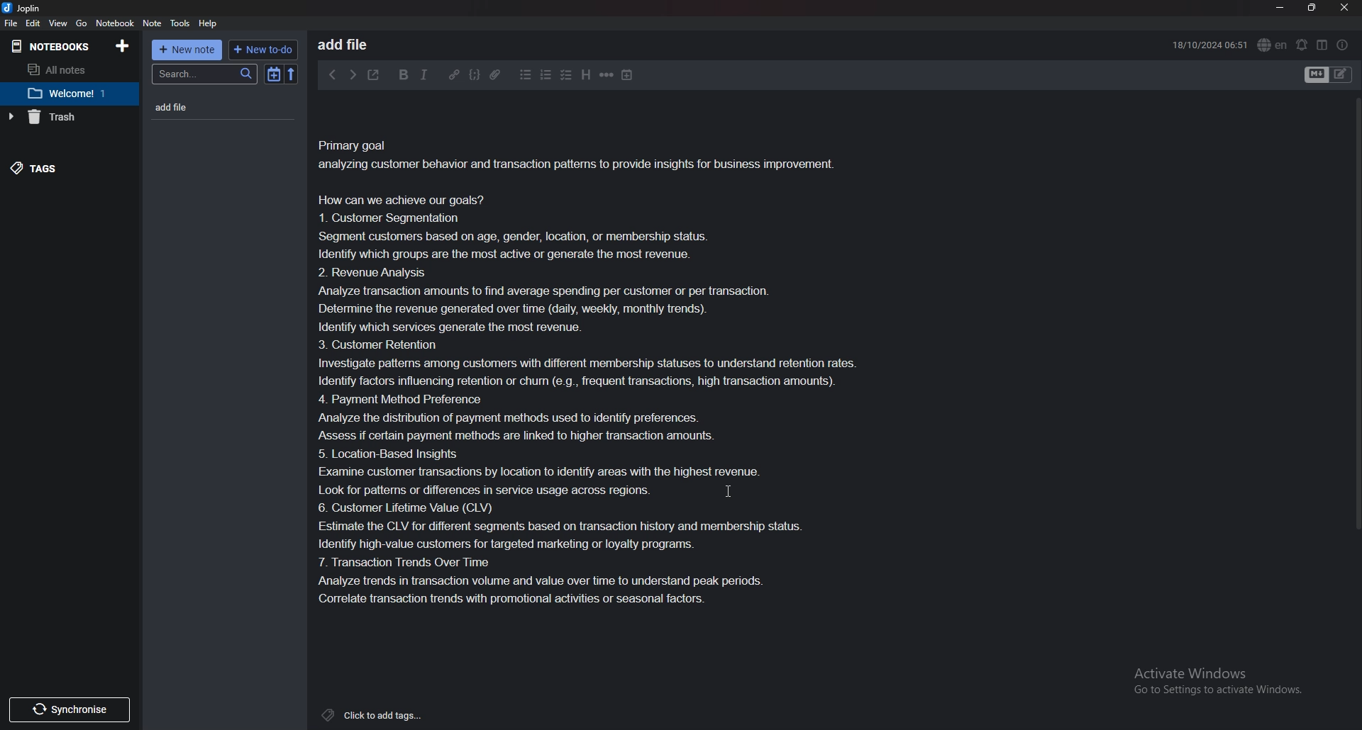  Describe the element at coordinates (292, 75) in the screenshot. I see `Reverse sort order` at that location.